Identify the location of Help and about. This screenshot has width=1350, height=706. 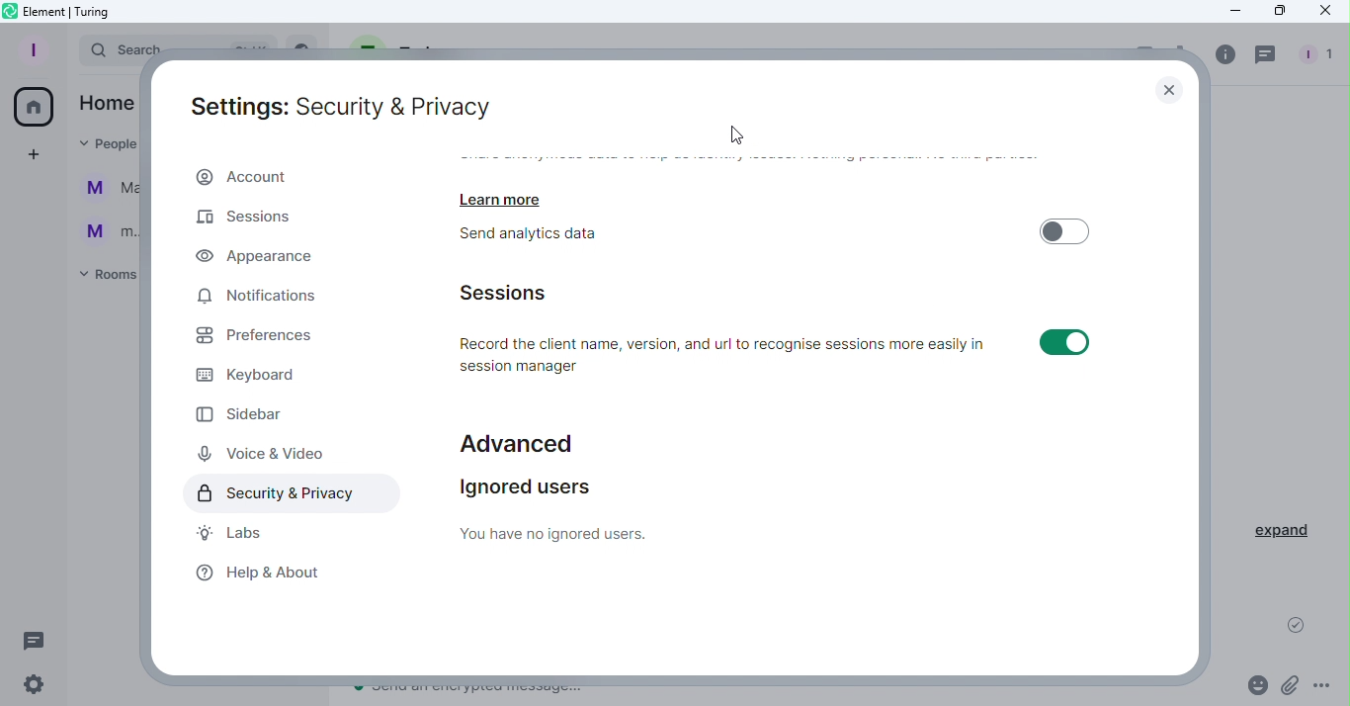
(262, 575).